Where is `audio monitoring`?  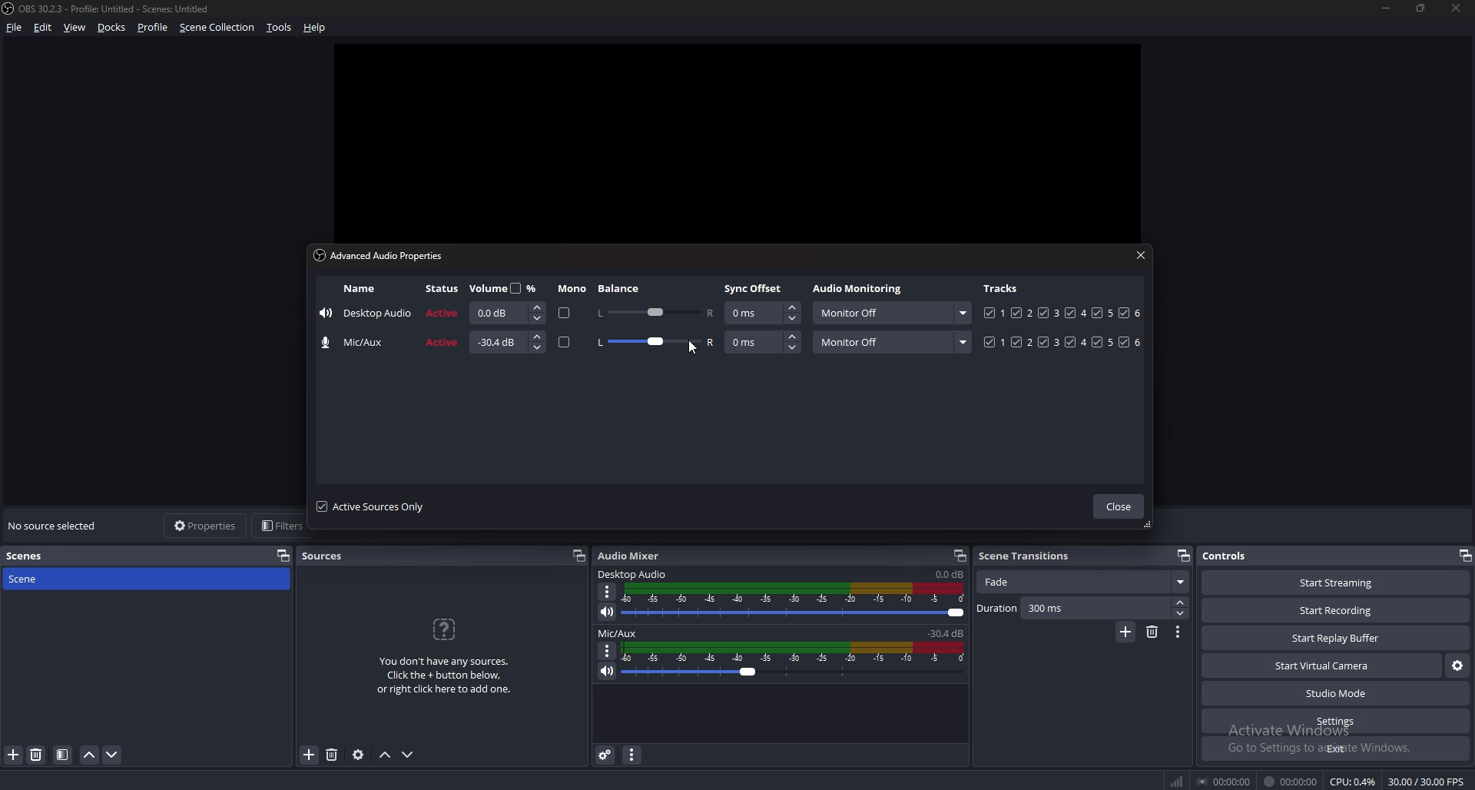 audio monitoring is located at coordinates (860, 289).